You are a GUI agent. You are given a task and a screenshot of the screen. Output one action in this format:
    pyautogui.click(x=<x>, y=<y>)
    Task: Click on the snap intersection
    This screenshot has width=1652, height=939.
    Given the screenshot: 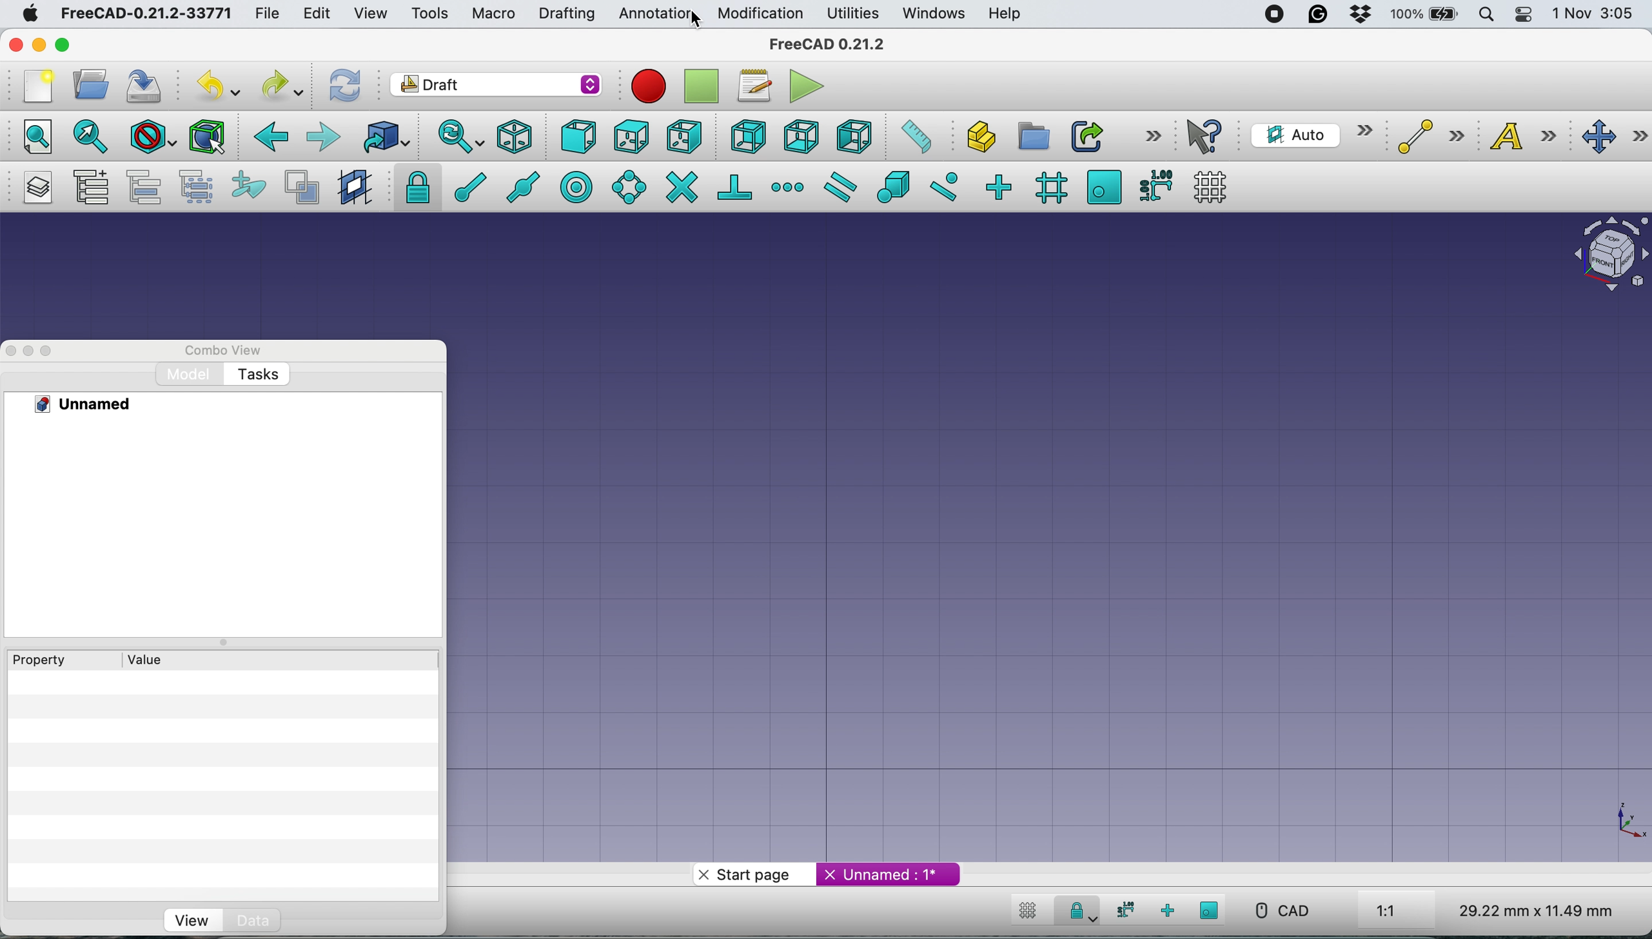 What is the action you would take?
    pyautogui.click(x=681, y=188)
    